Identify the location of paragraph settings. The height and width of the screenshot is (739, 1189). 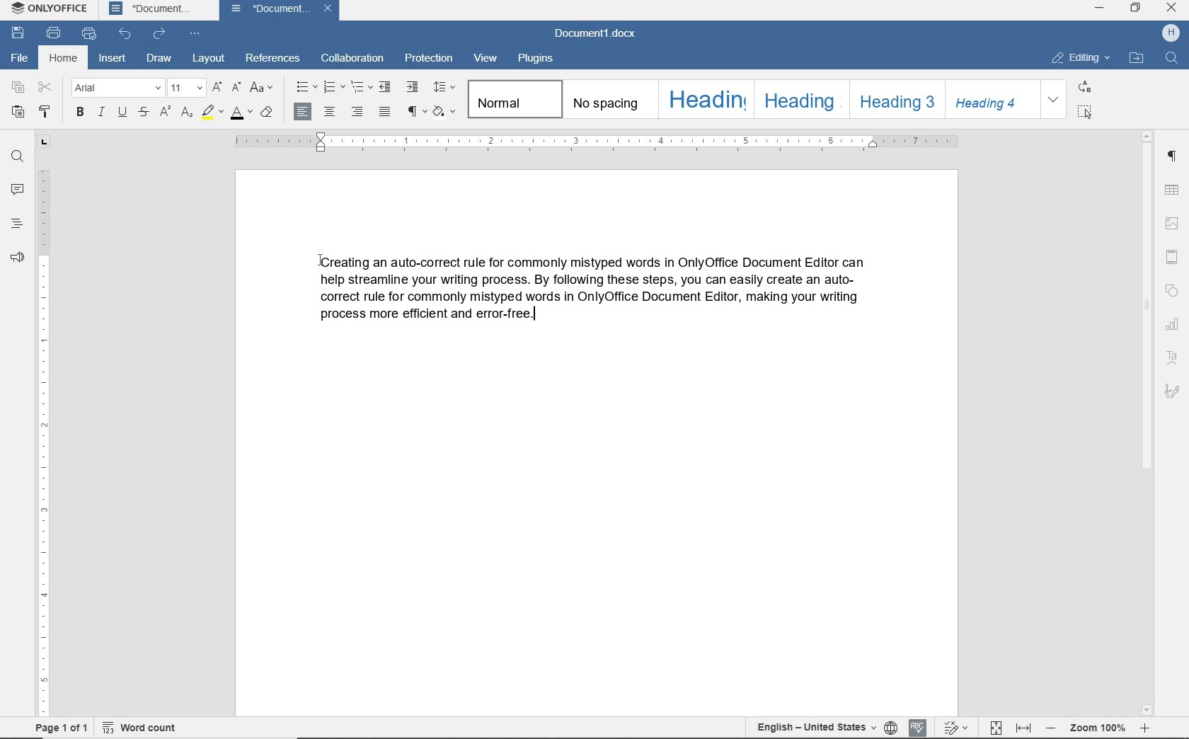
(1173, 156).